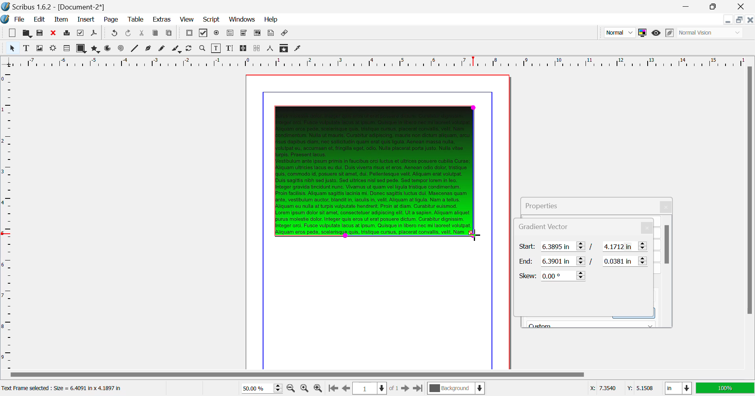 The width and height of the screenshot is (755, 396). What do you see at coordinates (656, 34) in the screenshot?
I see `Preview Mode` at bounding box center [656, 34].